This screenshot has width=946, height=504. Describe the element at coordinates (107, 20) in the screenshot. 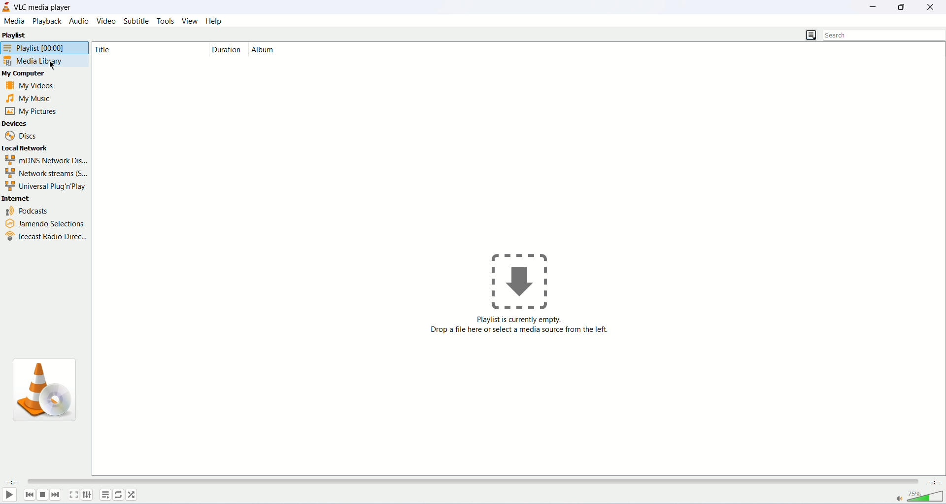

I see `video` at that location.